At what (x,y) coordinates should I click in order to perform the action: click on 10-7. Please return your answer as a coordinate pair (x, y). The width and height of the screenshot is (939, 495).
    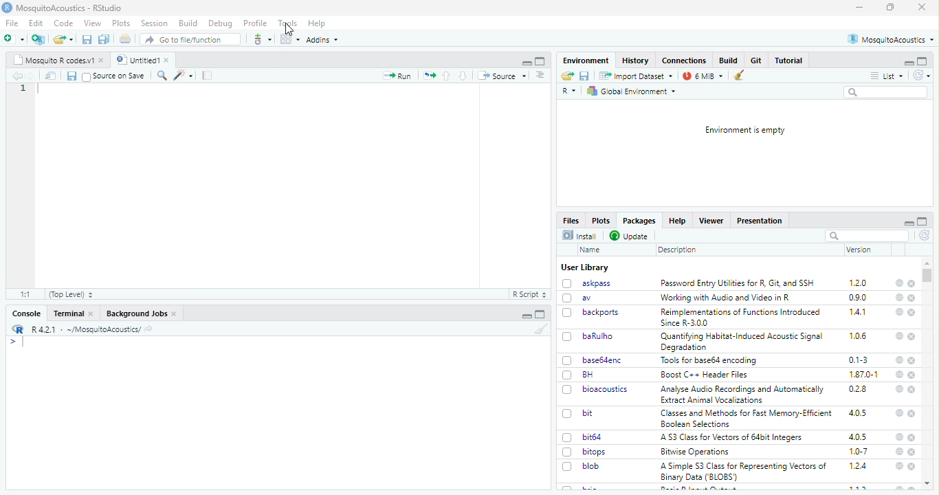
    Looking at the image, I should click on (859, 452).